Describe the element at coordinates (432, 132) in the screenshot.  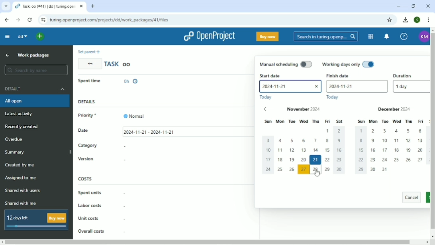
I see `Vertical scrollbar` at that location.